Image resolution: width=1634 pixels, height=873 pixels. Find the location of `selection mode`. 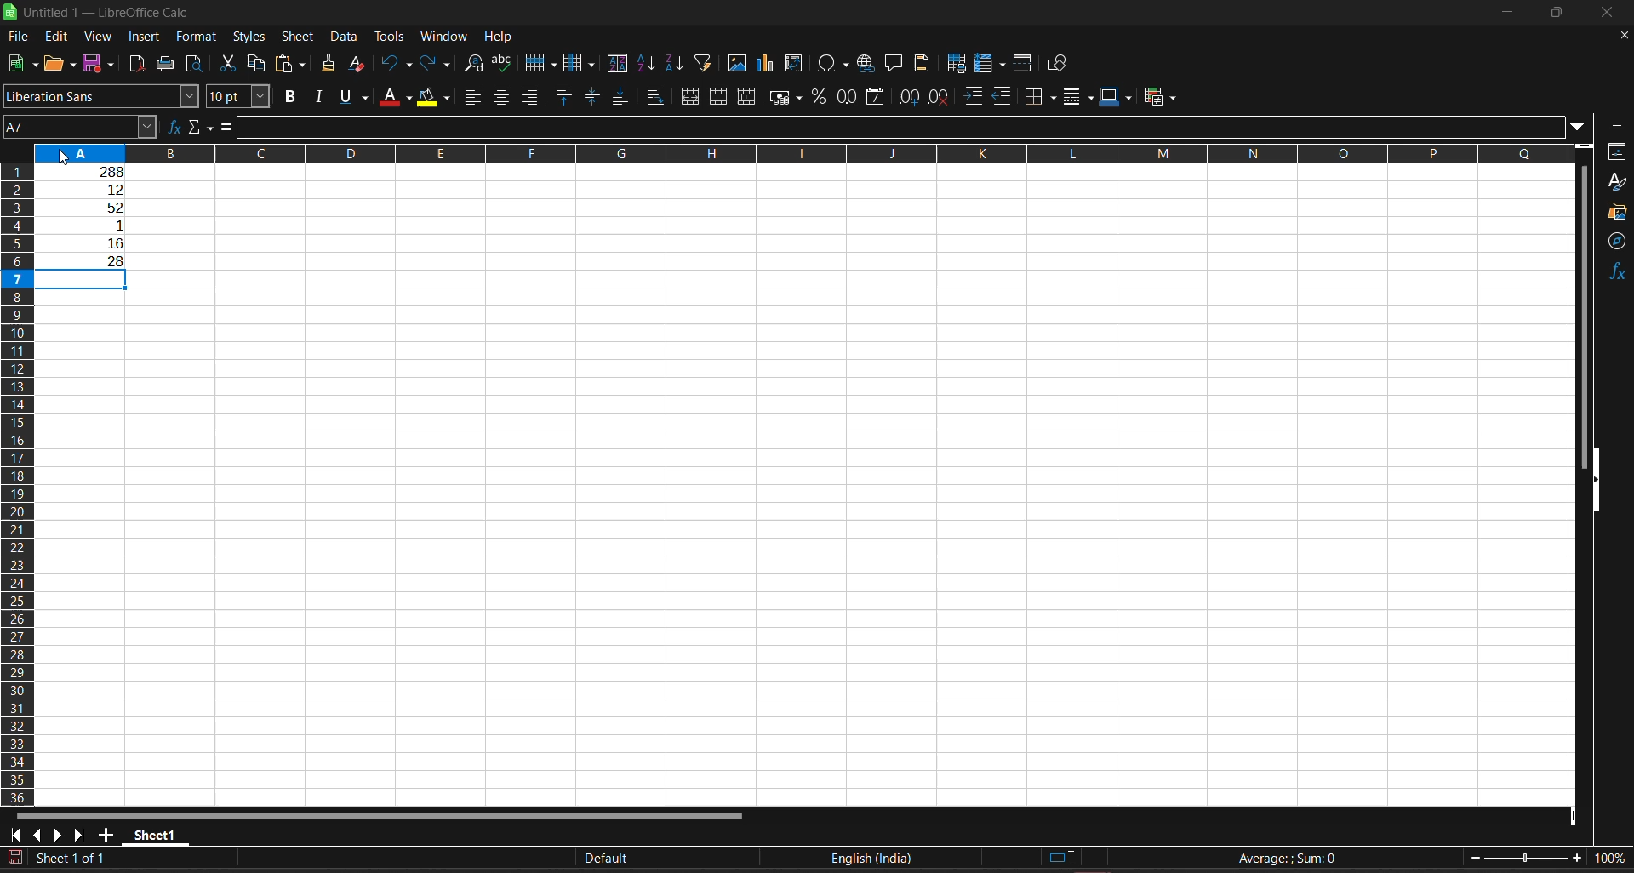

selection mode is located at coordinates (1061, 859).